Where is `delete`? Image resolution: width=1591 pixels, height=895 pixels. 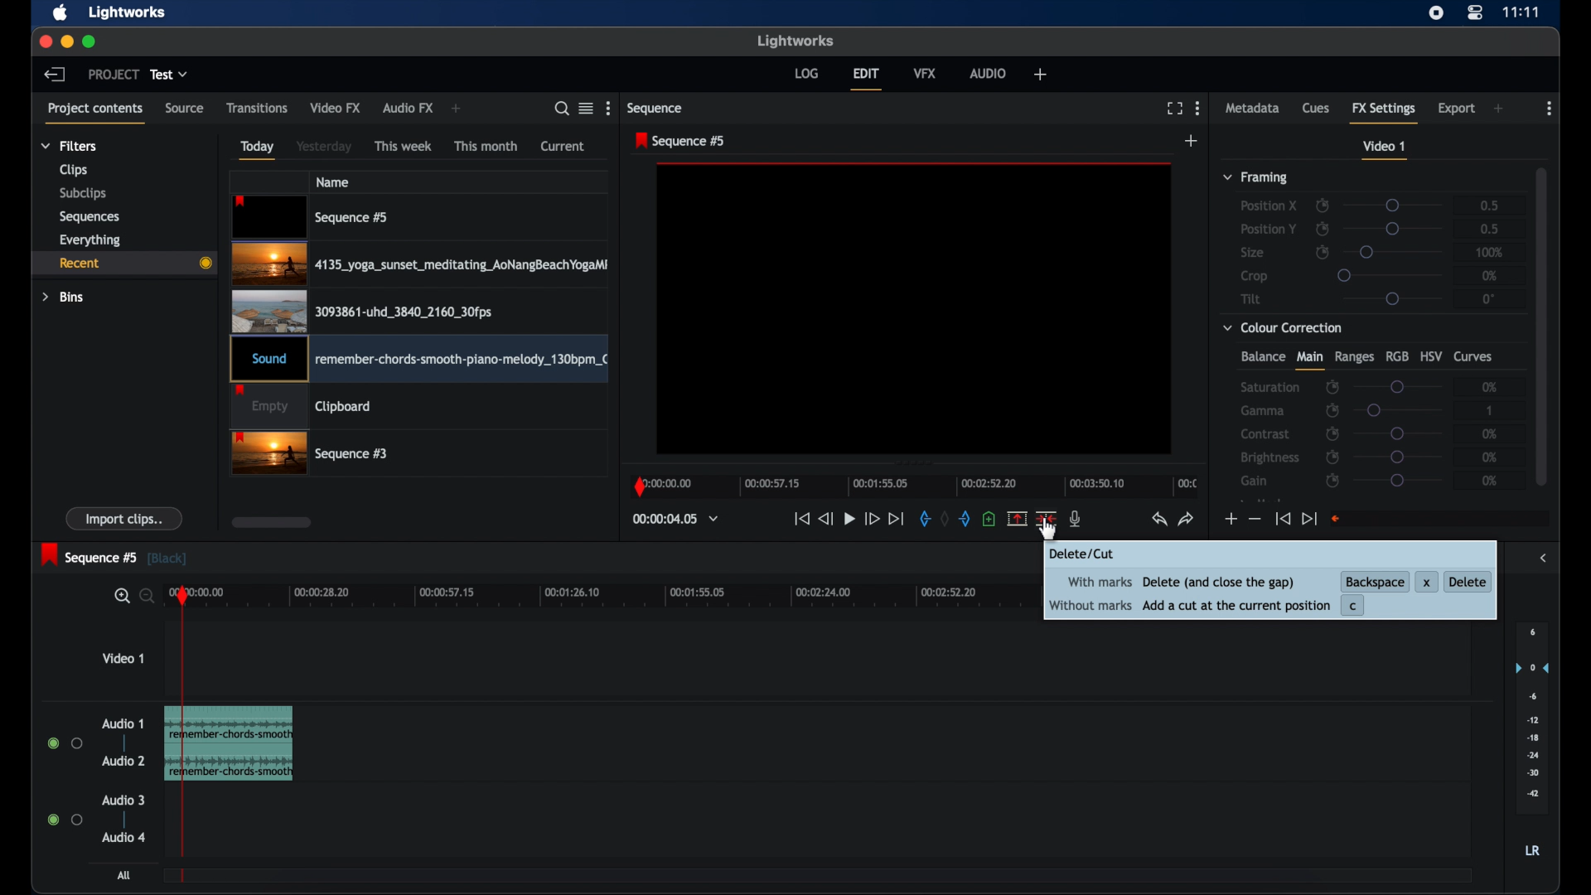 delete is located at coordinates (1468, 581).